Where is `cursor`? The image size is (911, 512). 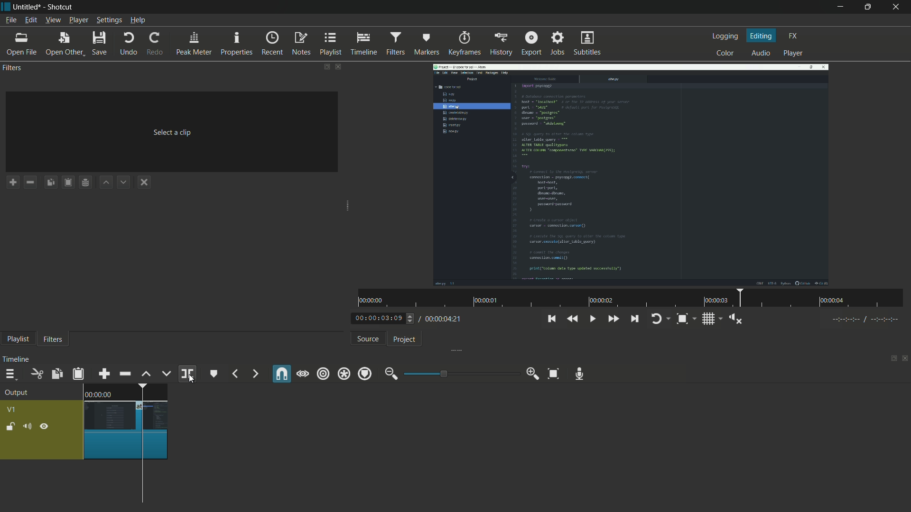
cursor is located at coordinates (143, 473).